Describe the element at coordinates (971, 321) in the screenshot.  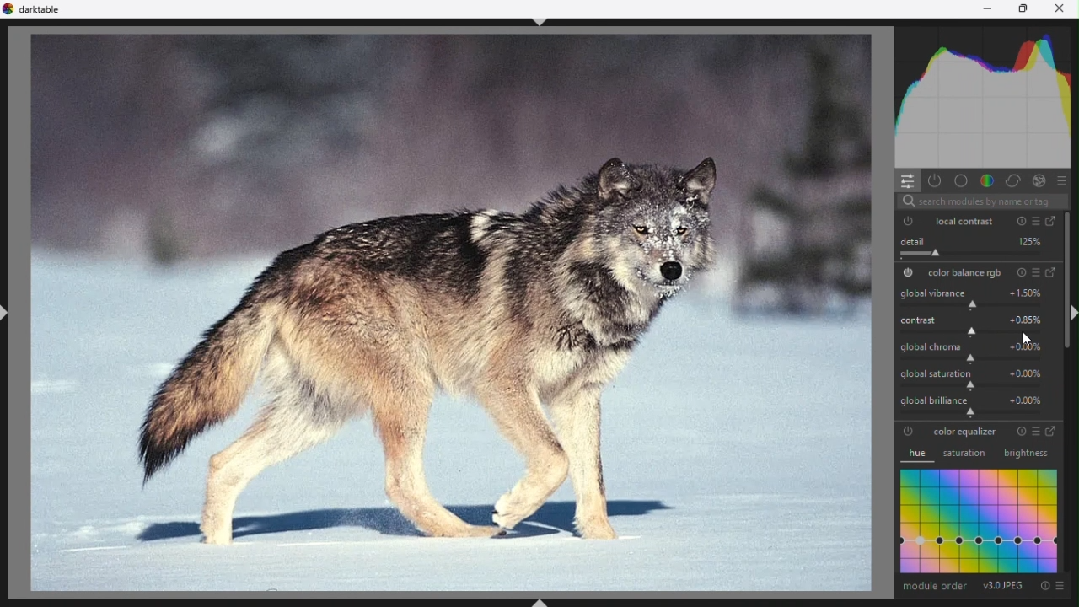
I see `contrast` at that location.